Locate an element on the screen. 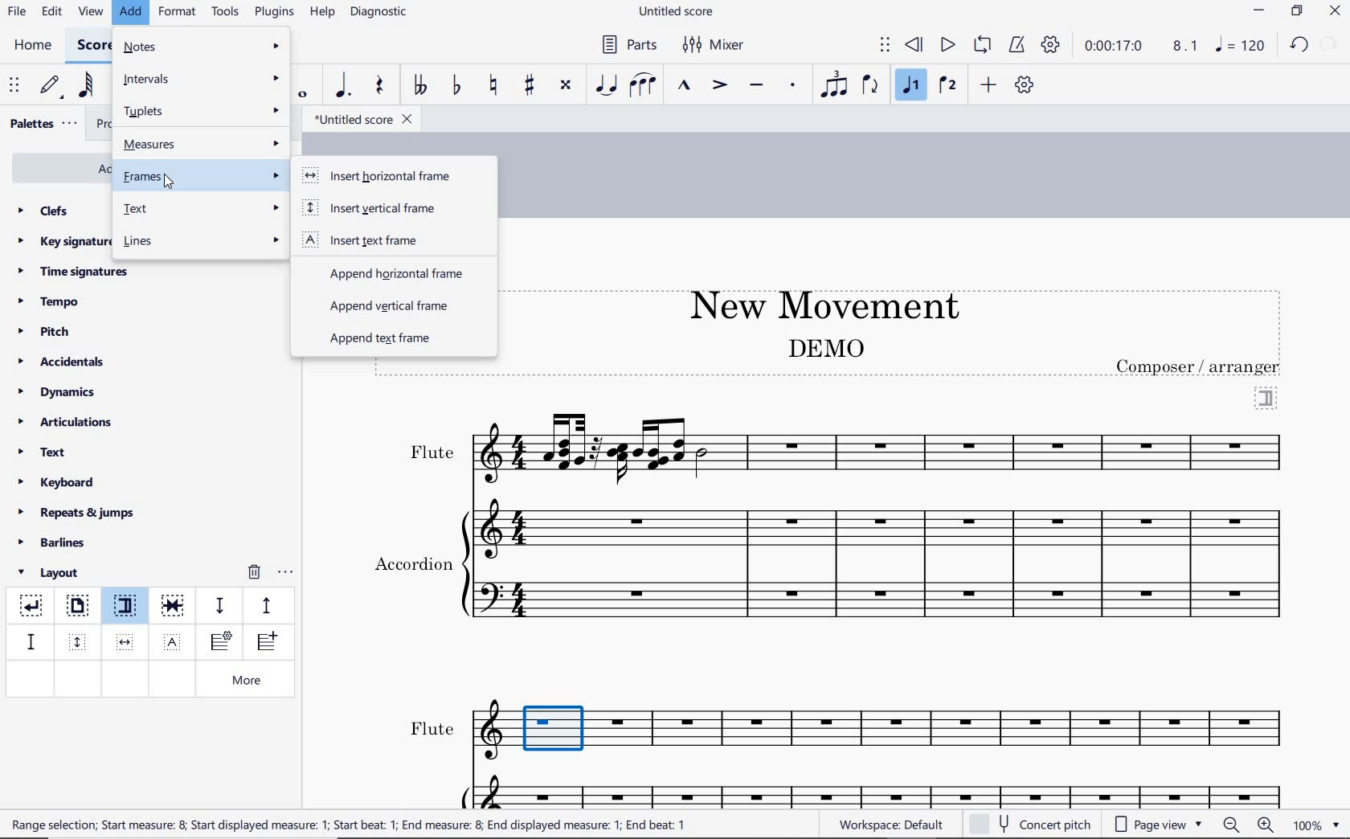 This screenshot has width=1350, height=839. insert horizontal is located at coordinates (125, 642).